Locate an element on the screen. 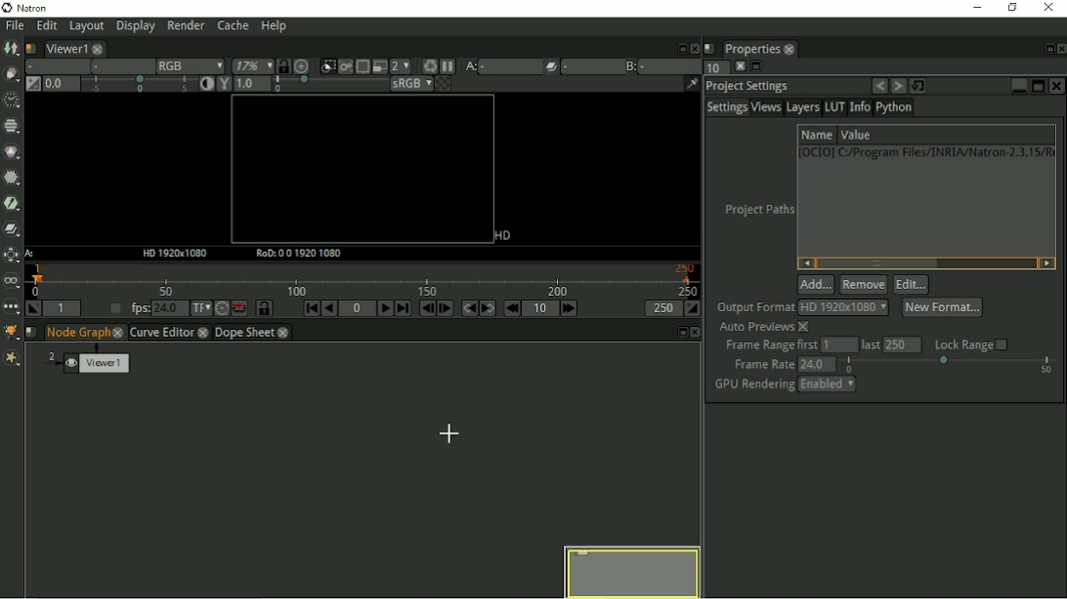 The image size is (1067, 599). Python is located at coordinates (897, 109).